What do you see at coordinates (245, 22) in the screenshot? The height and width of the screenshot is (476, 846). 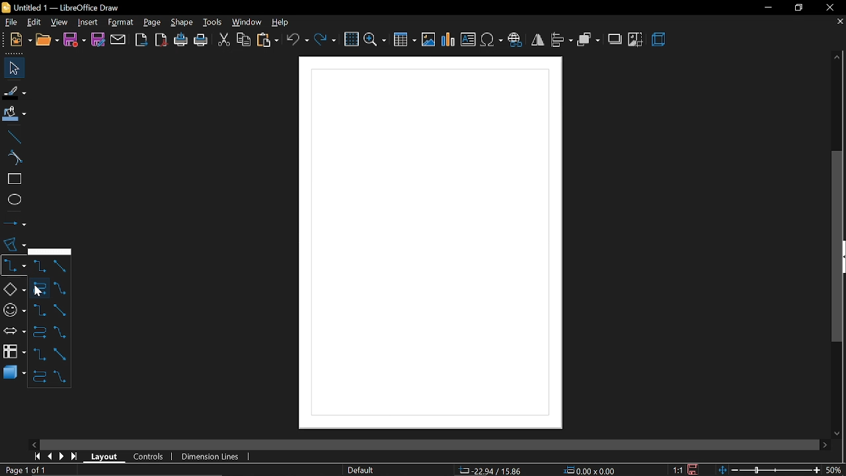 I see `window` at bounding box center [245, 22].